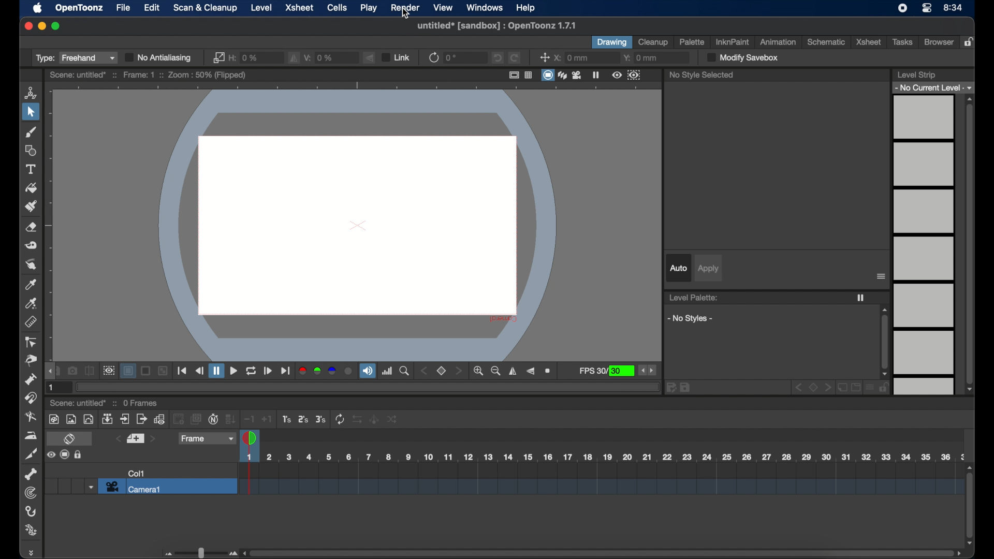 This screenshot has width=994, height=559. I want to click on undo, so click(496, 57).